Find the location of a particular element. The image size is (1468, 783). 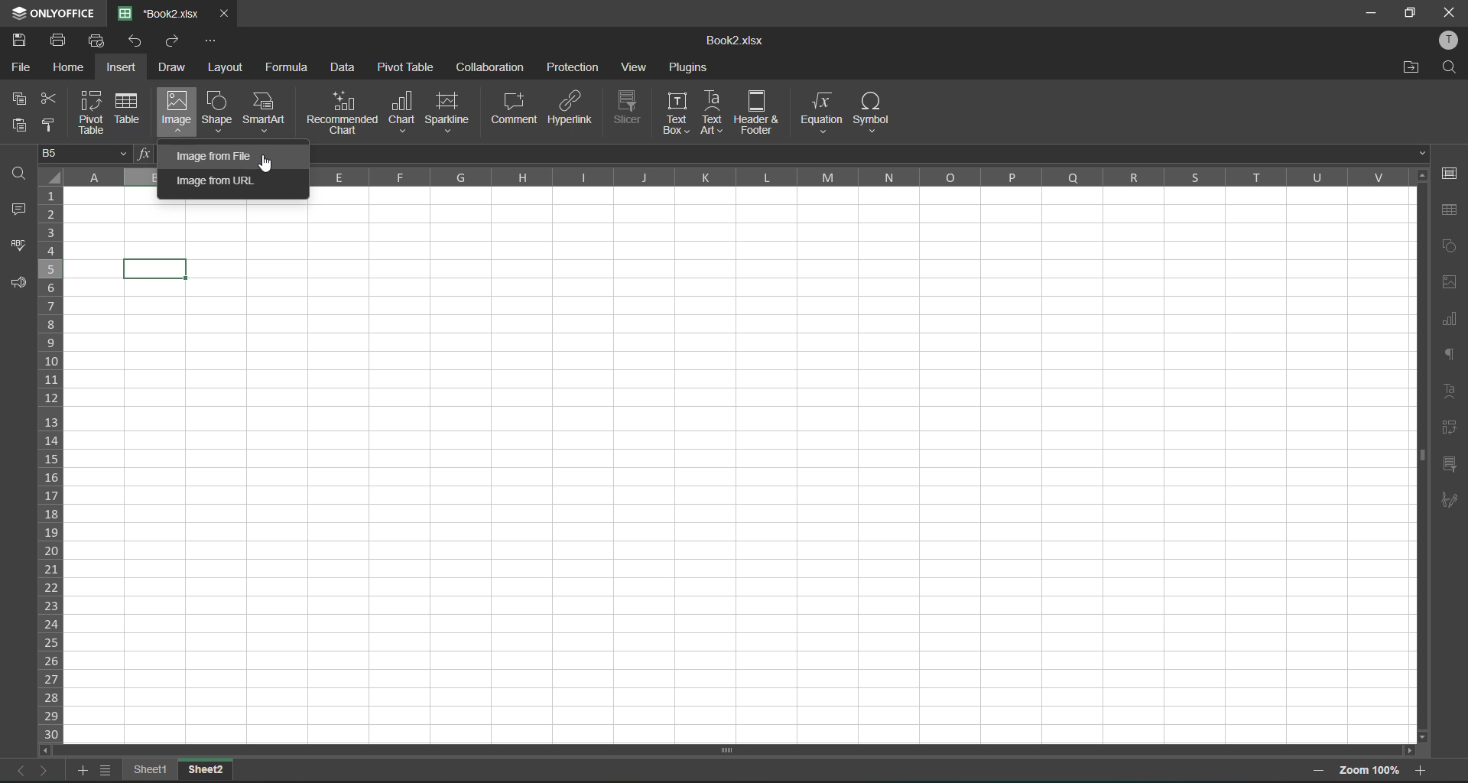

next is located at coordinates (47, 769).